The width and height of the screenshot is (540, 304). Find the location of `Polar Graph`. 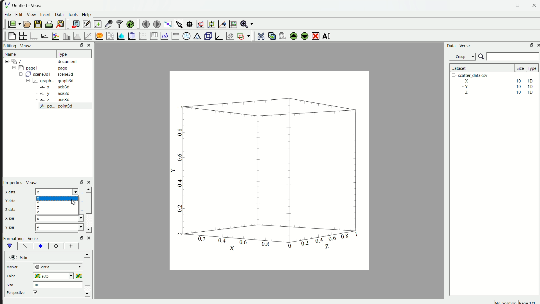

Polar Graph is located at coordinates (186, 36).